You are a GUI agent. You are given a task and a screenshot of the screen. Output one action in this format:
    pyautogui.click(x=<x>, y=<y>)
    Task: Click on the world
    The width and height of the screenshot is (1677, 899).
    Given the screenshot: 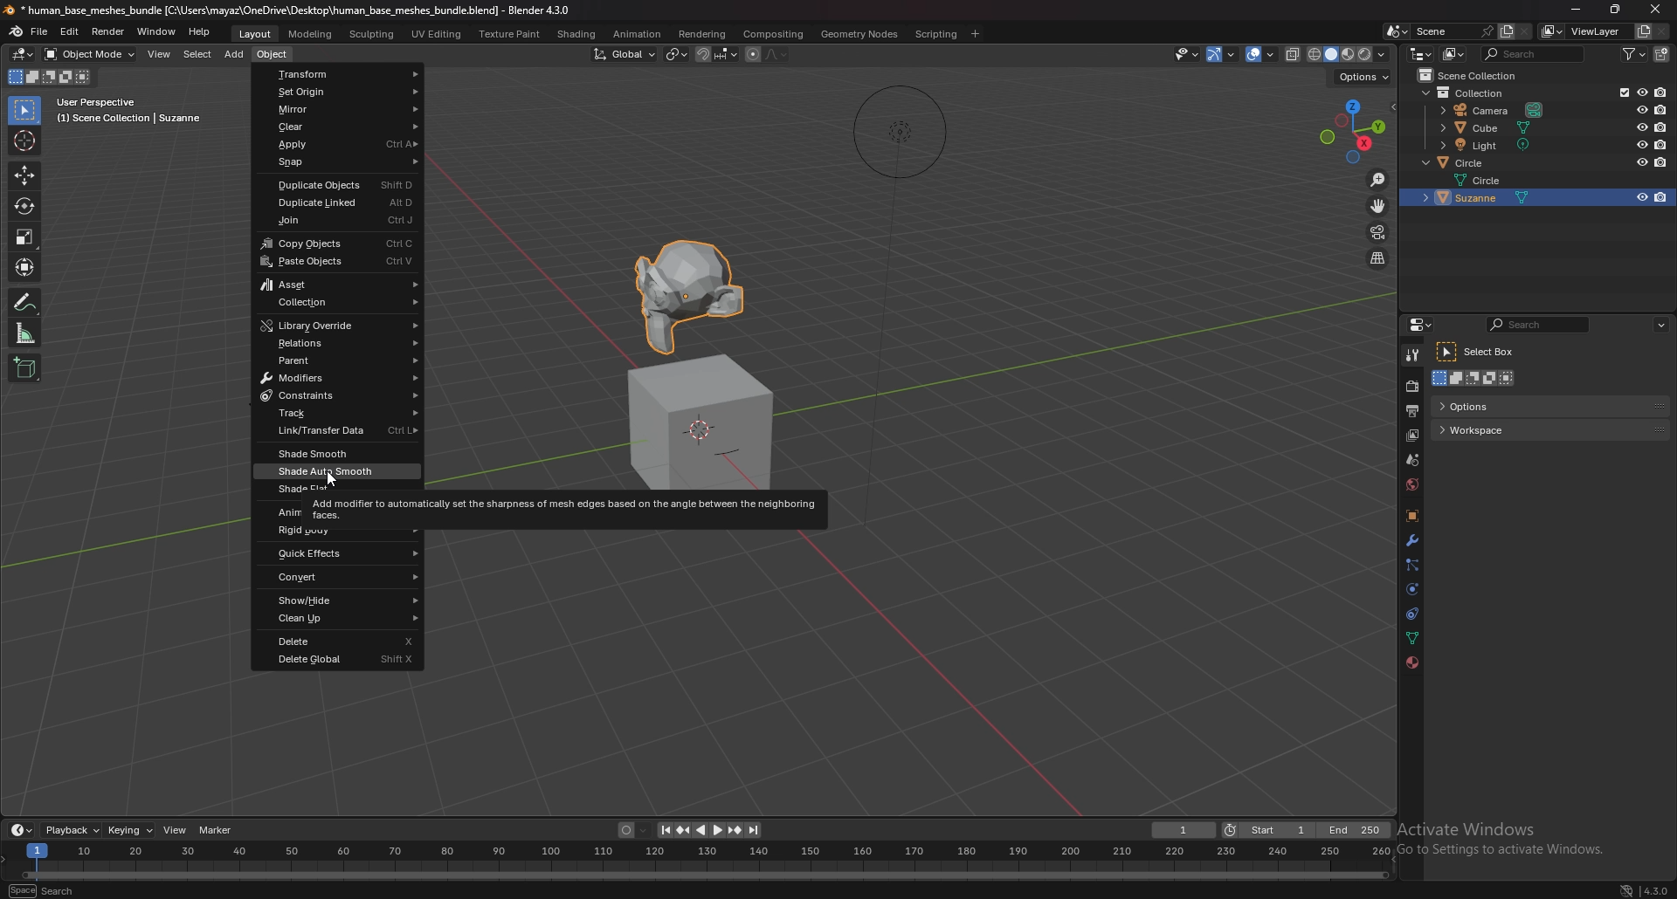 What is the action you would take?
    pyautogui.click(x=1412, y=485)
    